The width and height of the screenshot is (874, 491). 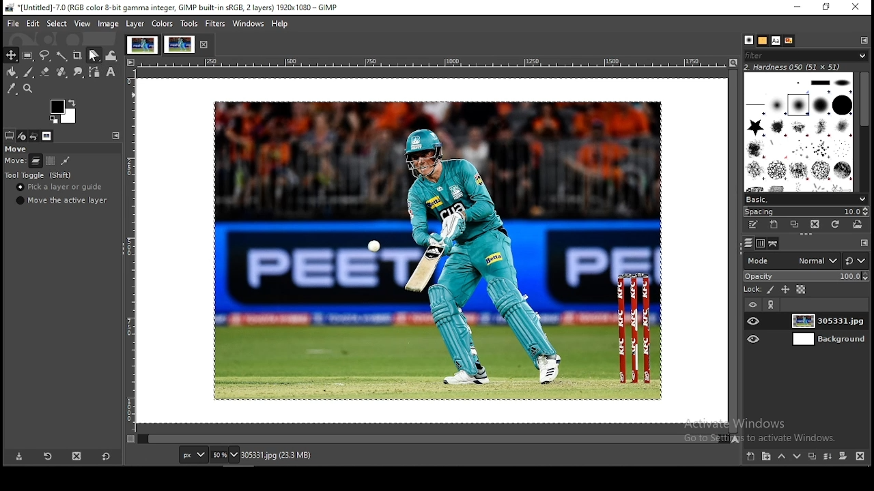 What do you see at coordinates (22, 136) in the screenshot?
I see `device status` at bounding box center [22, 136].